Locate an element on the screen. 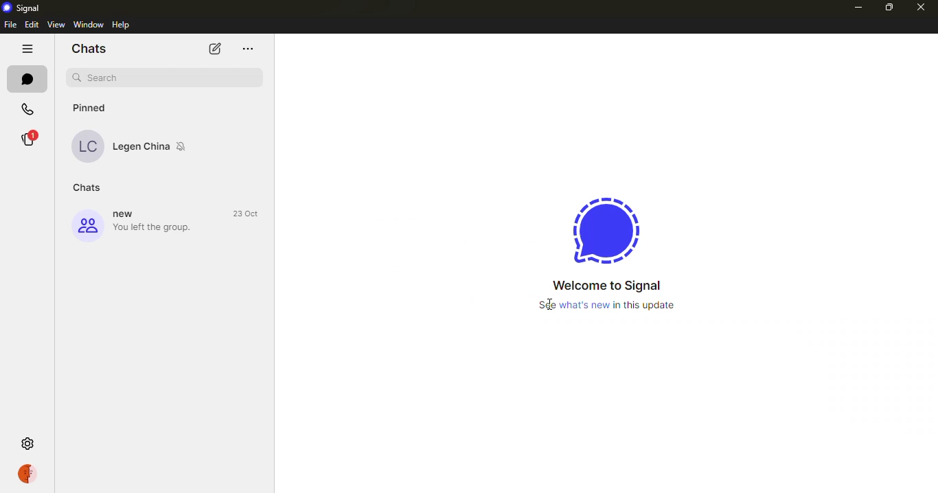  mute notifications is located at coordinates (184, 146).